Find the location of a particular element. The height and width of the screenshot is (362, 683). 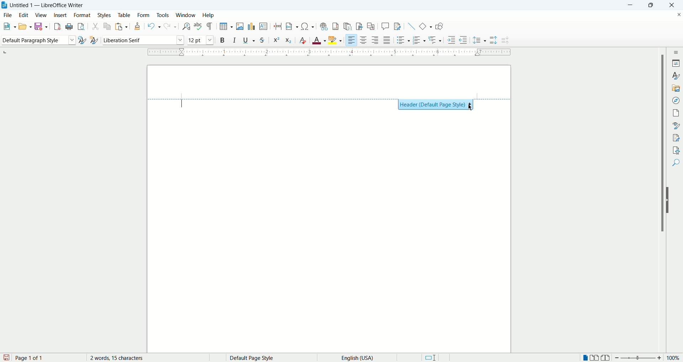

justified is located at coordinates (387, 40).